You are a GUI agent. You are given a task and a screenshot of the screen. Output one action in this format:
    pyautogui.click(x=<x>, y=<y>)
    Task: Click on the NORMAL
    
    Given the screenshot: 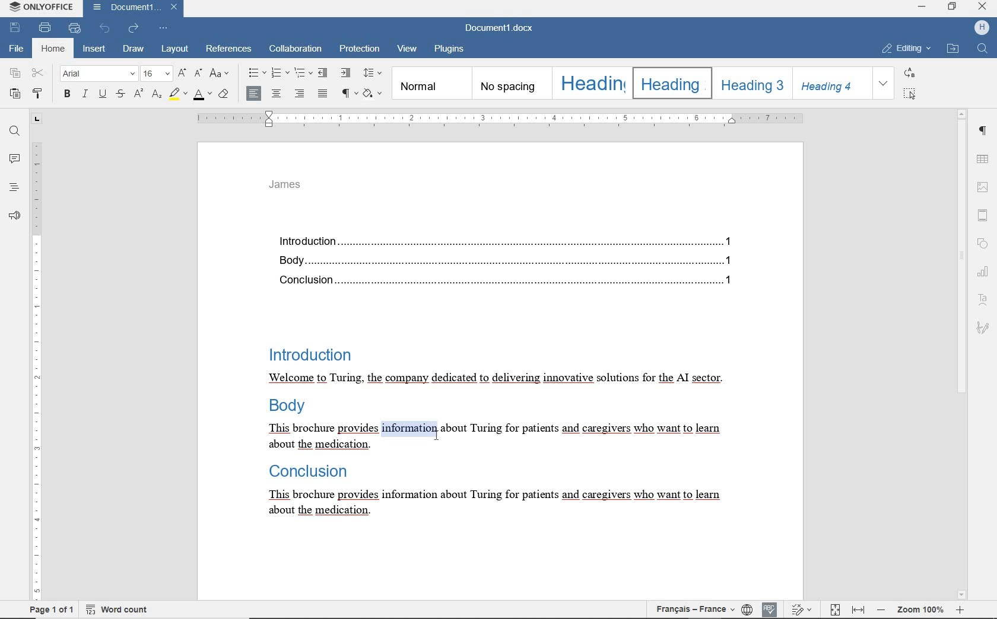 What is the action you would take?
    pyautogui.click(x=430, y=84)
    